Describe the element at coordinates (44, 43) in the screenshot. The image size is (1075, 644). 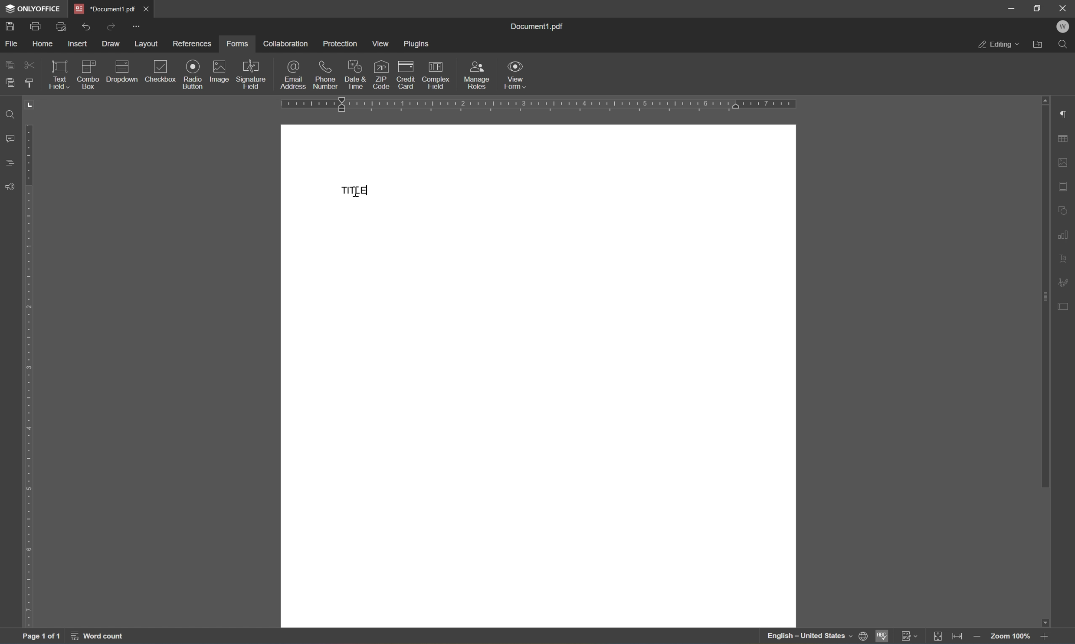
I see `home` at that location.